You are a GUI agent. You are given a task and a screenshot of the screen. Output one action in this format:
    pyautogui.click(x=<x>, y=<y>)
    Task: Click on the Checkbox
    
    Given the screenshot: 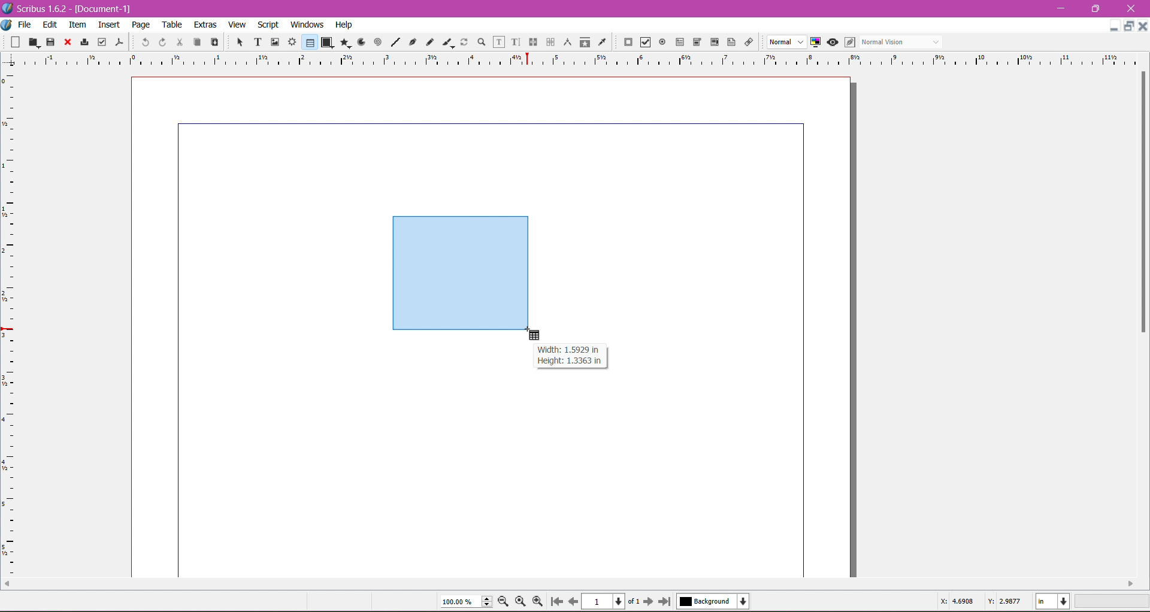 What is the action you would take?
    pyautogui.click(x=644, y=43)
    